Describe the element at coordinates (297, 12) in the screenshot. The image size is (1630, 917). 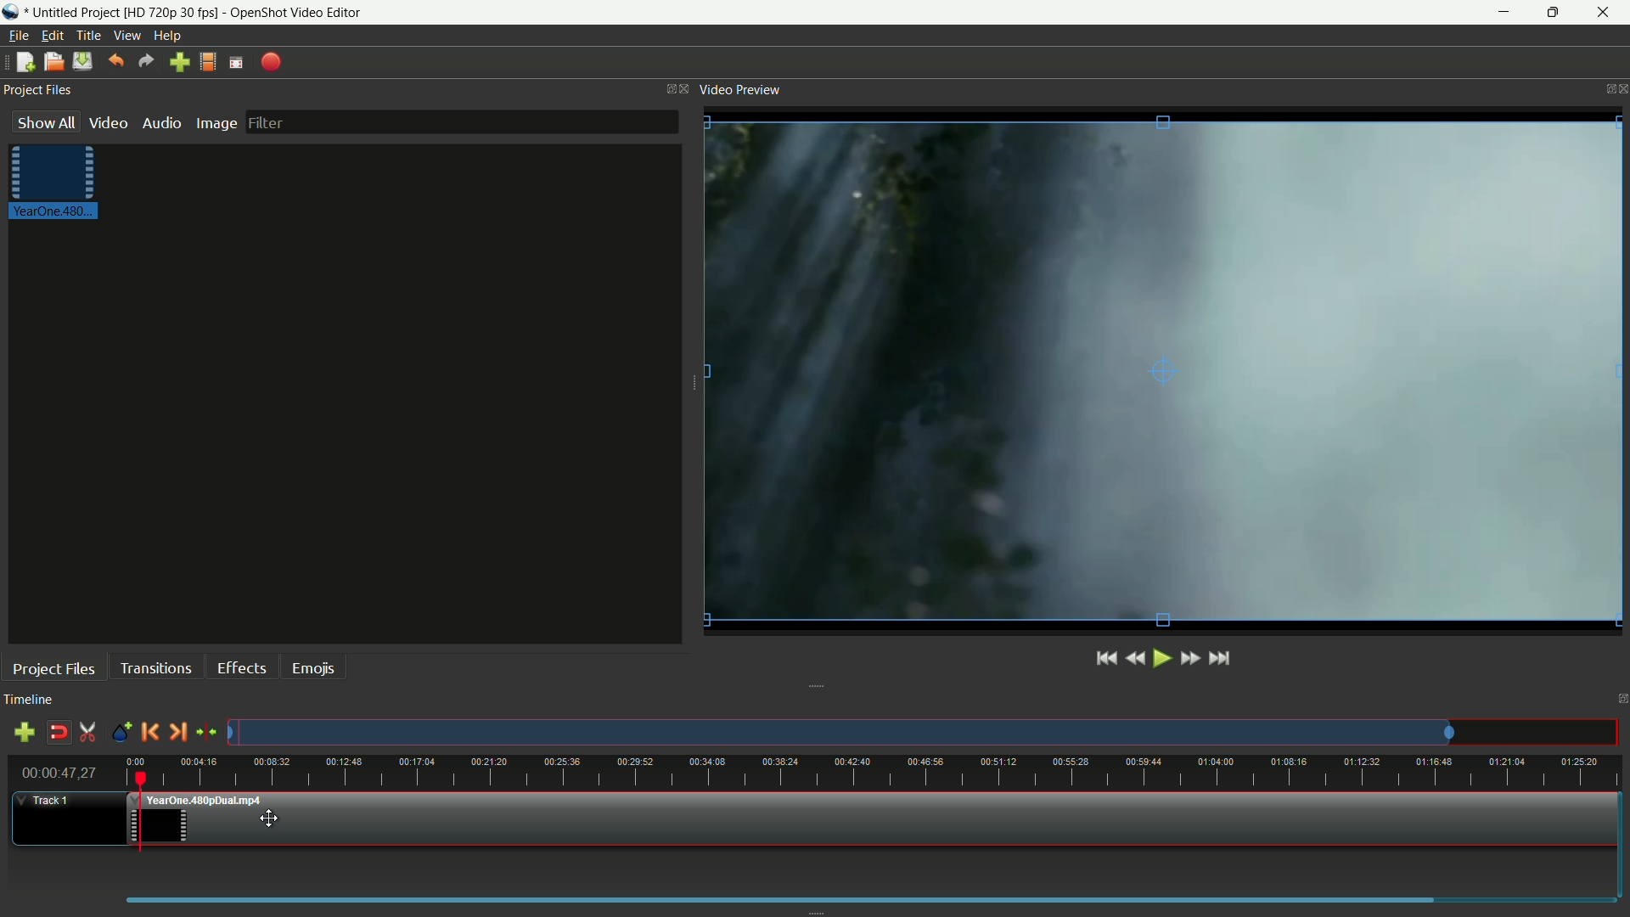
I see `app name` at that location.